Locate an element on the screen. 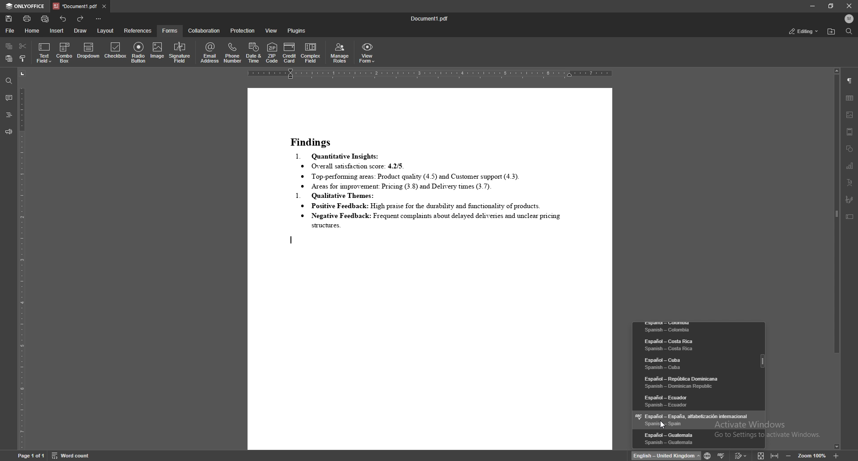  forms is located at coordinates (170, 30).